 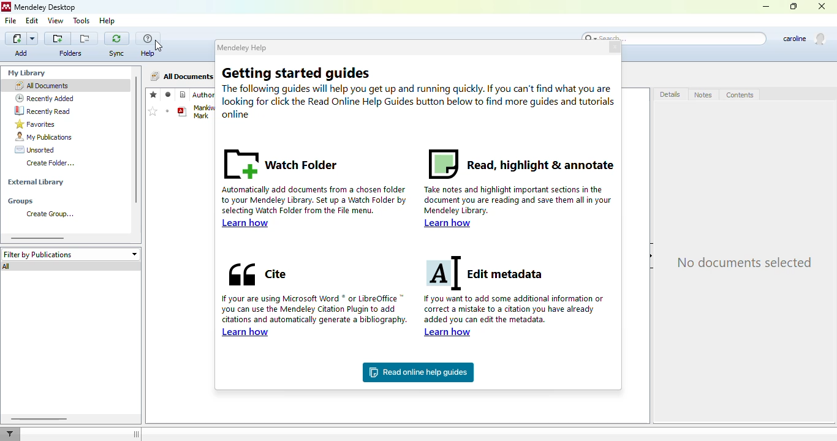 What do you see at coordinates (183, 111) in the screenshot?
I see `book` at bounding box center [183, 111].